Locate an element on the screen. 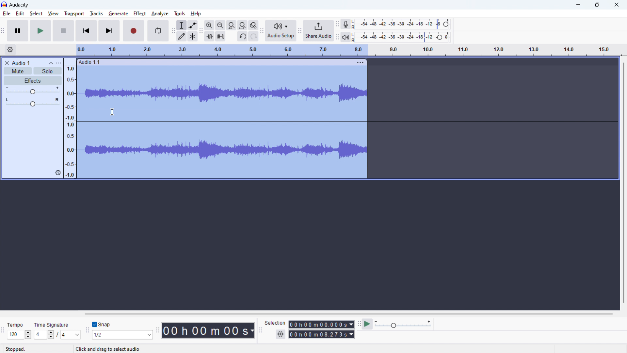 The image size is (627, 353). mute is located at coordinates (18, 71).